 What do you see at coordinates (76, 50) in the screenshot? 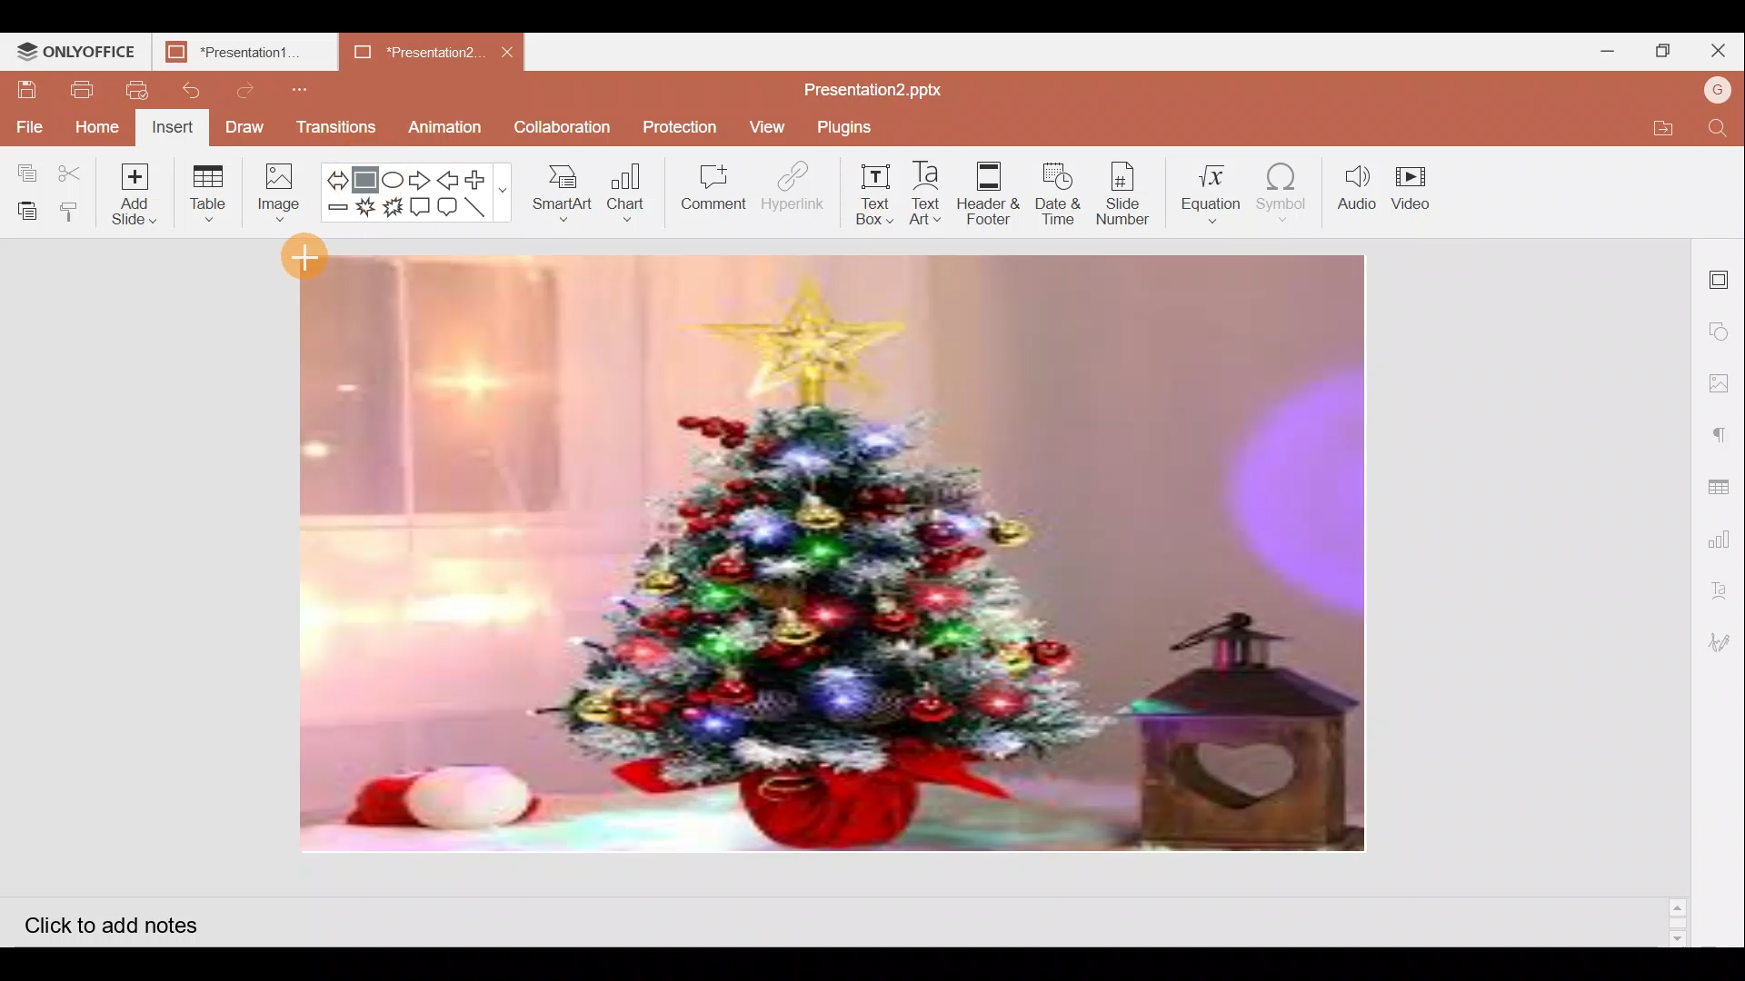
I see `ONLYOFFICE` at bounding box center [76, 50].